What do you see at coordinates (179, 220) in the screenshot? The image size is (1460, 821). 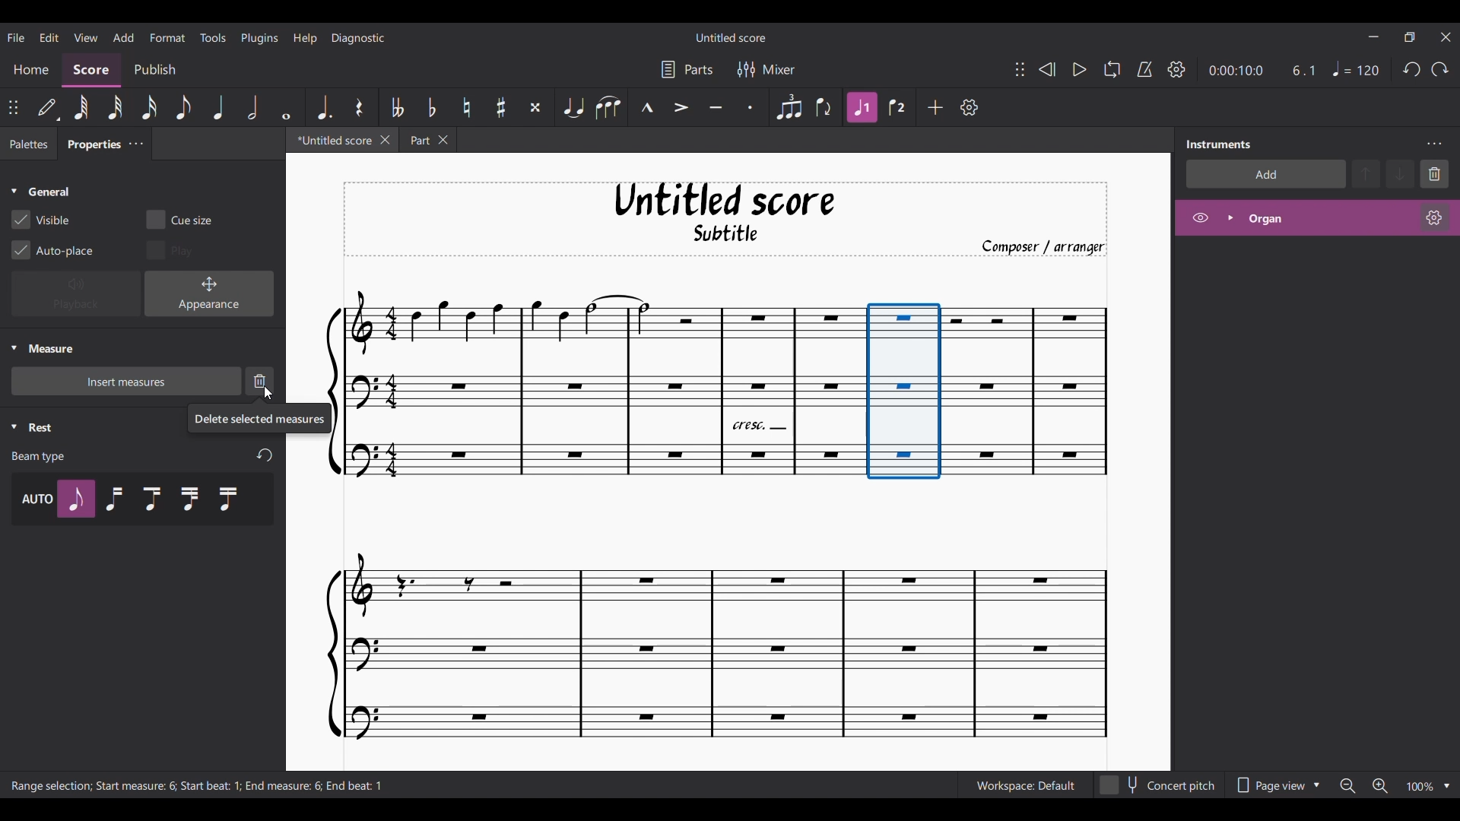 I see `Toggle for Cue size` at bounding box center [179, 220].